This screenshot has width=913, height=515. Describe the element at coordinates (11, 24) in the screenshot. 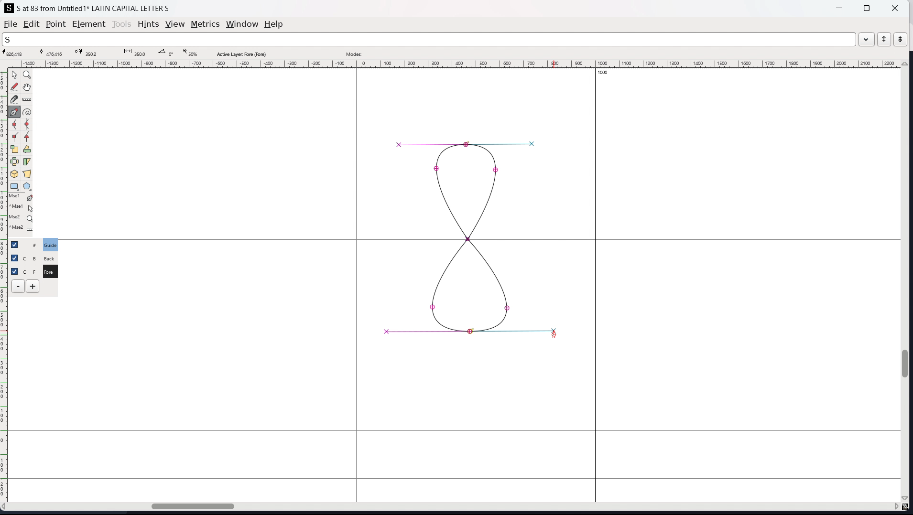

I see `file` at that location.